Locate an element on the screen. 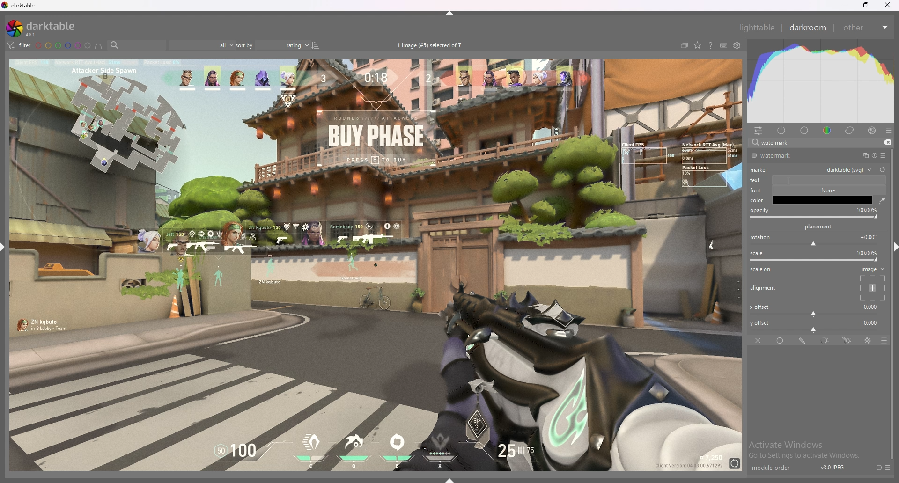 The width and height of the screenshot is (899, 483). uniformly is located at coordinates (781, 341).